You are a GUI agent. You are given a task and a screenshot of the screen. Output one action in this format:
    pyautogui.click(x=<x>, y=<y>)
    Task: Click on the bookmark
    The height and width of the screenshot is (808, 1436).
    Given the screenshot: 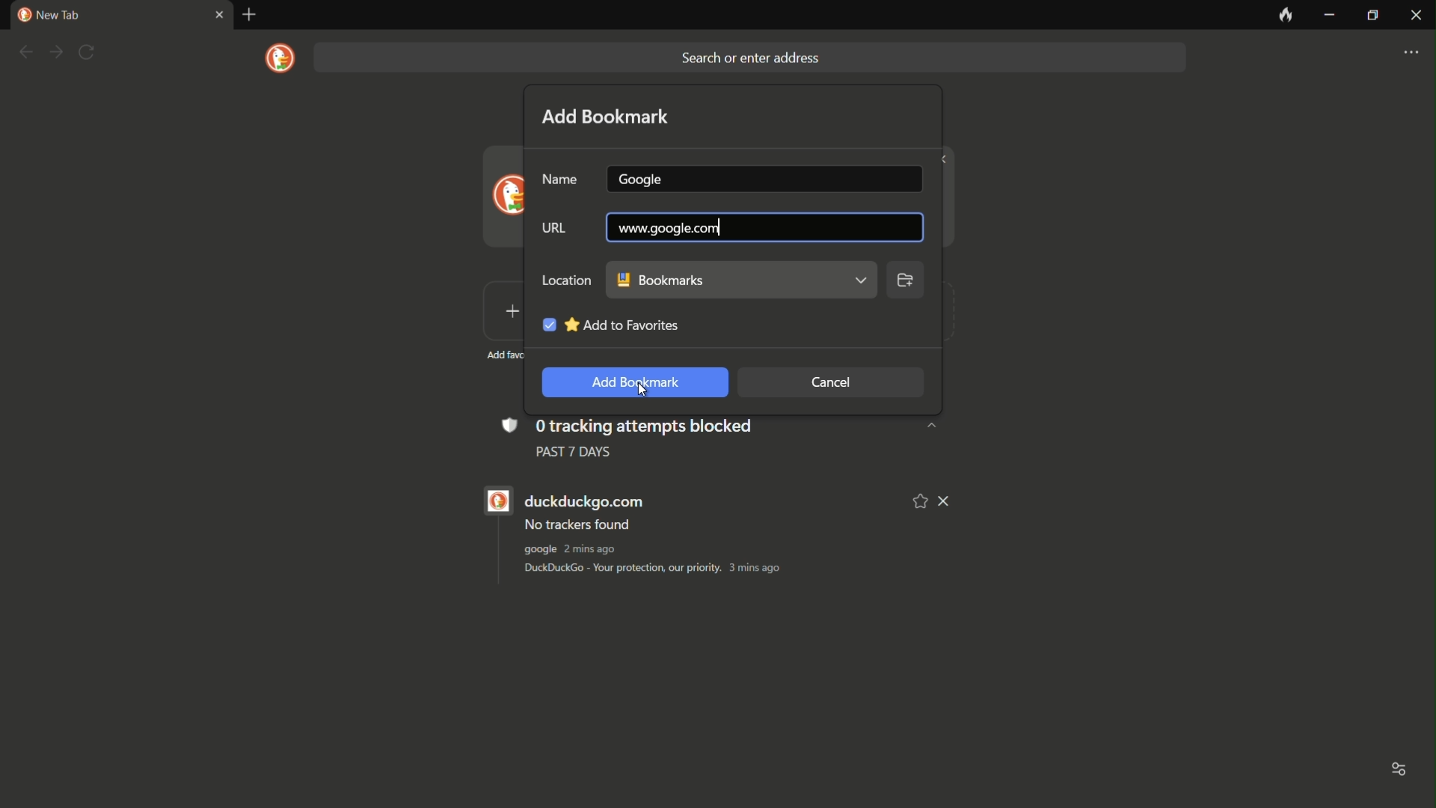 What is the action you would take?
    pyautogui.click(x=742, y=280)
    